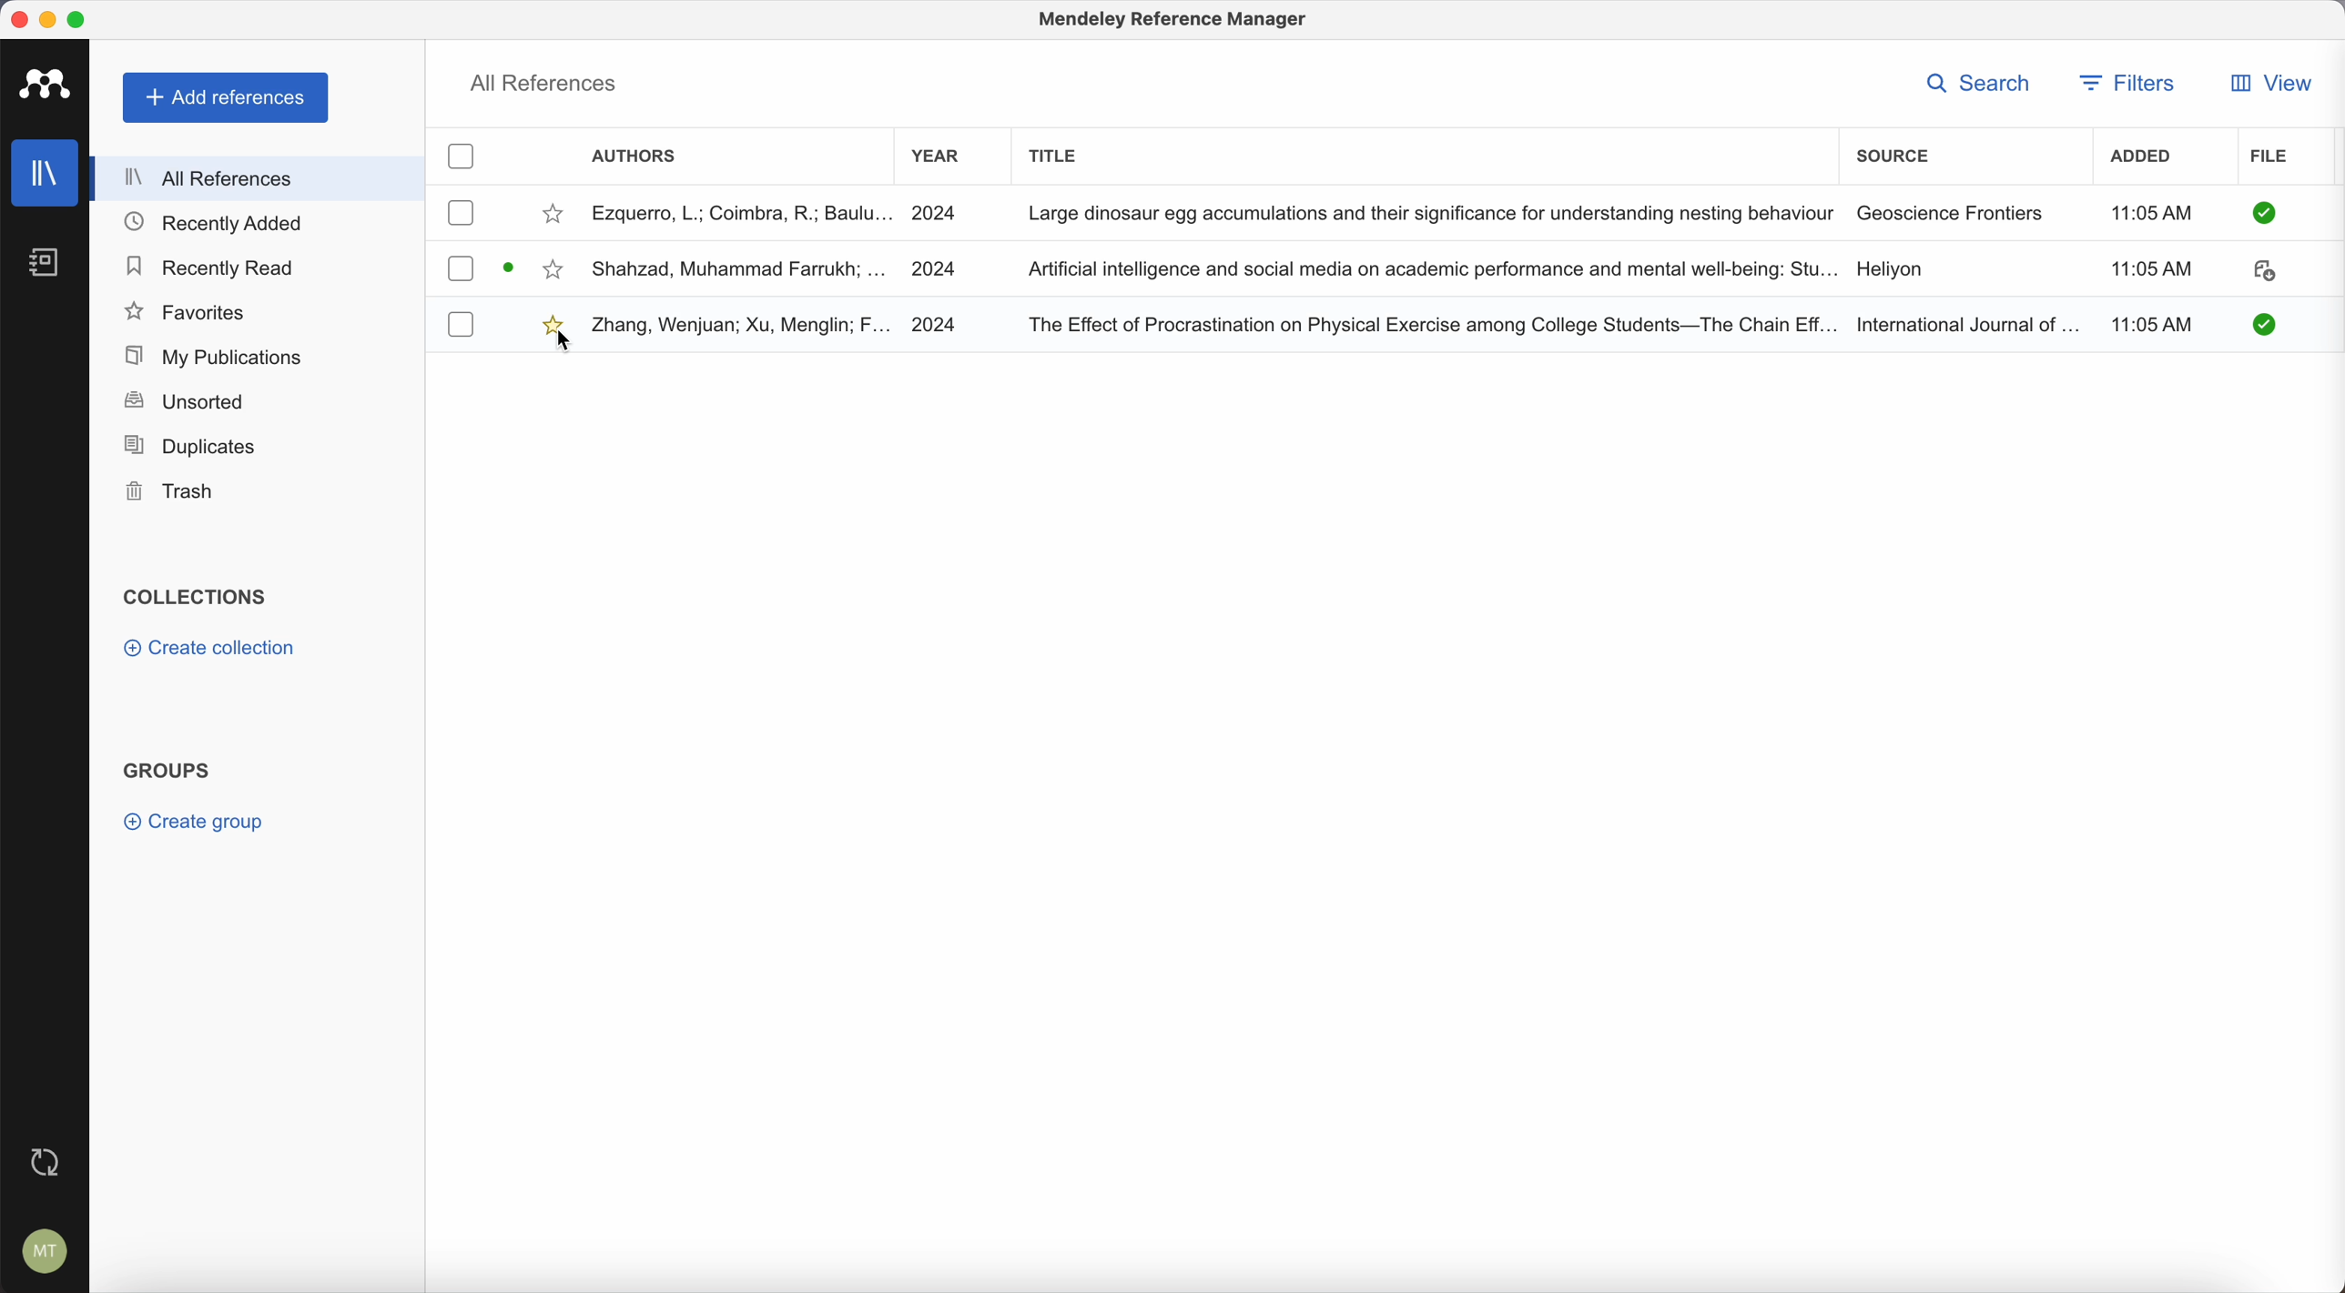  What do you see at coordinates (2256, 324) in the screenshot?
I see `pdf downloaded` at bounding box center [2256, 324].